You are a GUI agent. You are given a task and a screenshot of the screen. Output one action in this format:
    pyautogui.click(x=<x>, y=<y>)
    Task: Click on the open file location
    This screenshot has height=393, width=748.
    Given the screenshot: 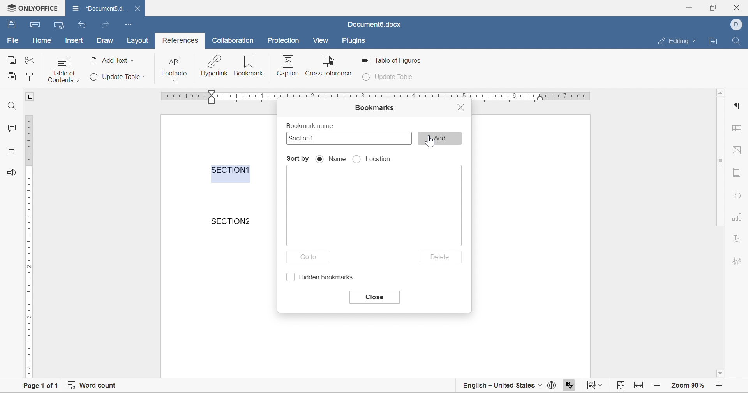 What is the action you would take?
    pyautogui.click(x=714, y=41)
    